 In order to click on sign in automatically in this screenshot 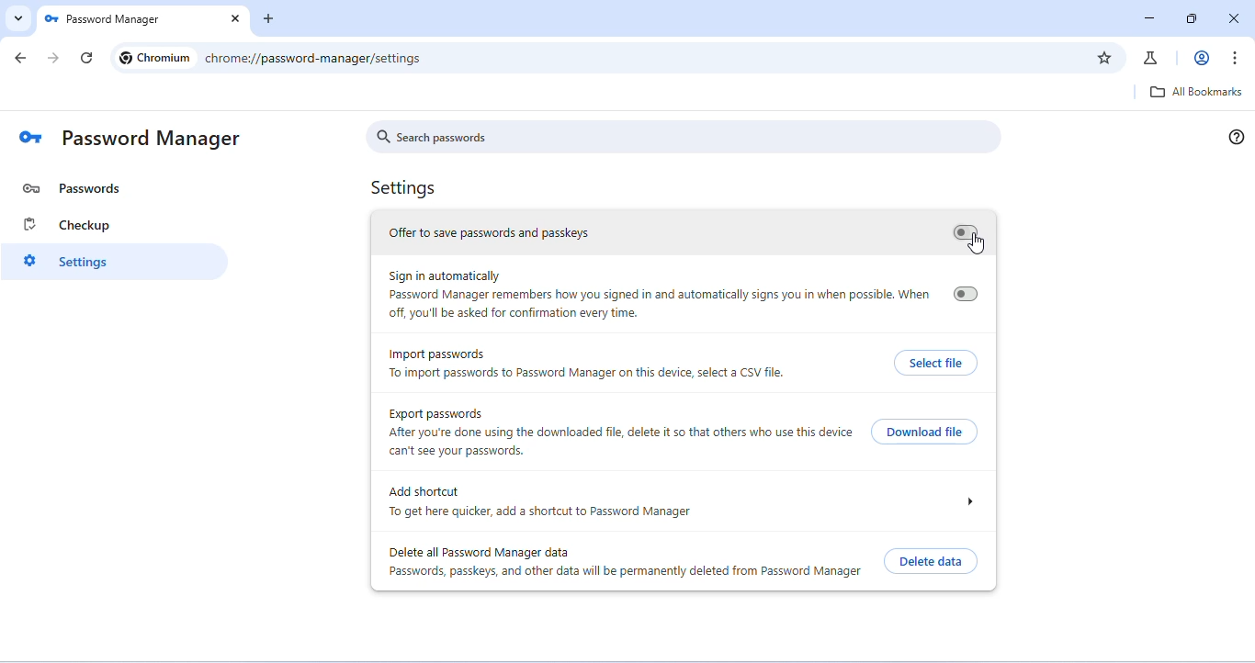, I will do `click(447, 277)`.